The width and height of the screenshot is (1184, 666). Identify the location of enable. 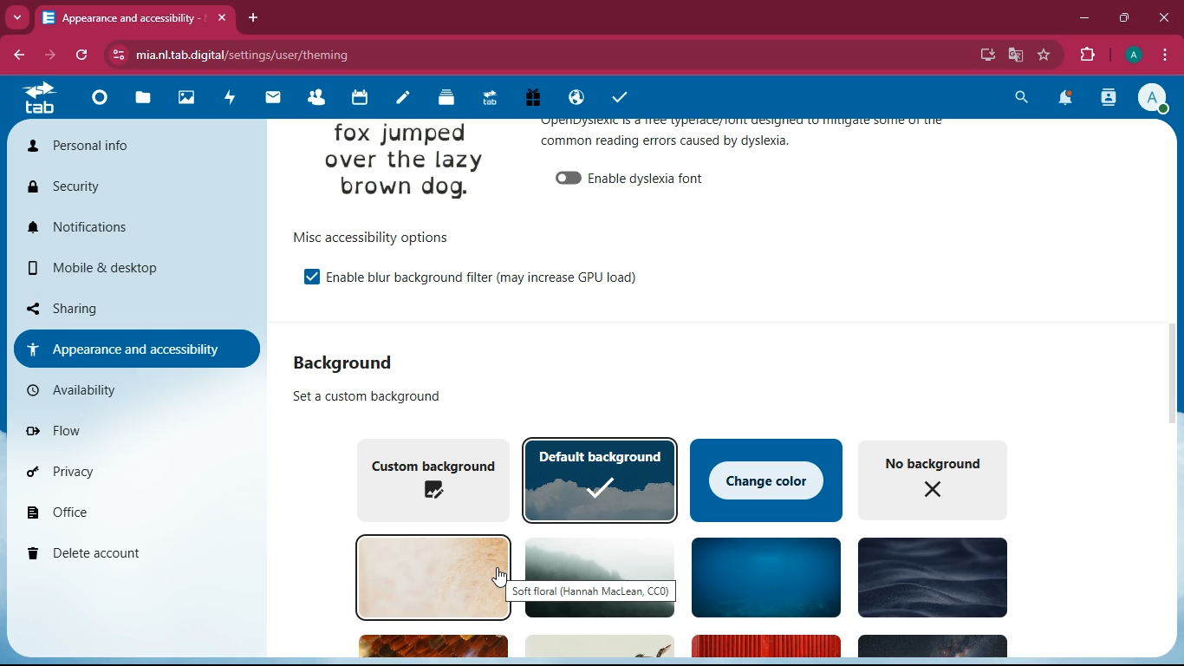
(659, 180).